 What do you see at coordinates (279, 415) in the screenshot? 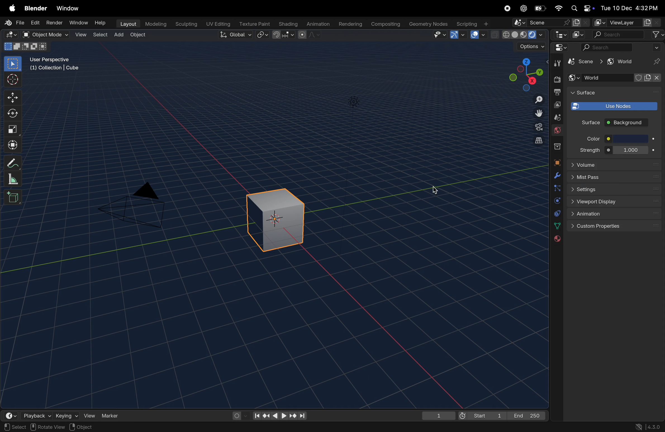
I see `playback controls` at bounding box center [279, 415].